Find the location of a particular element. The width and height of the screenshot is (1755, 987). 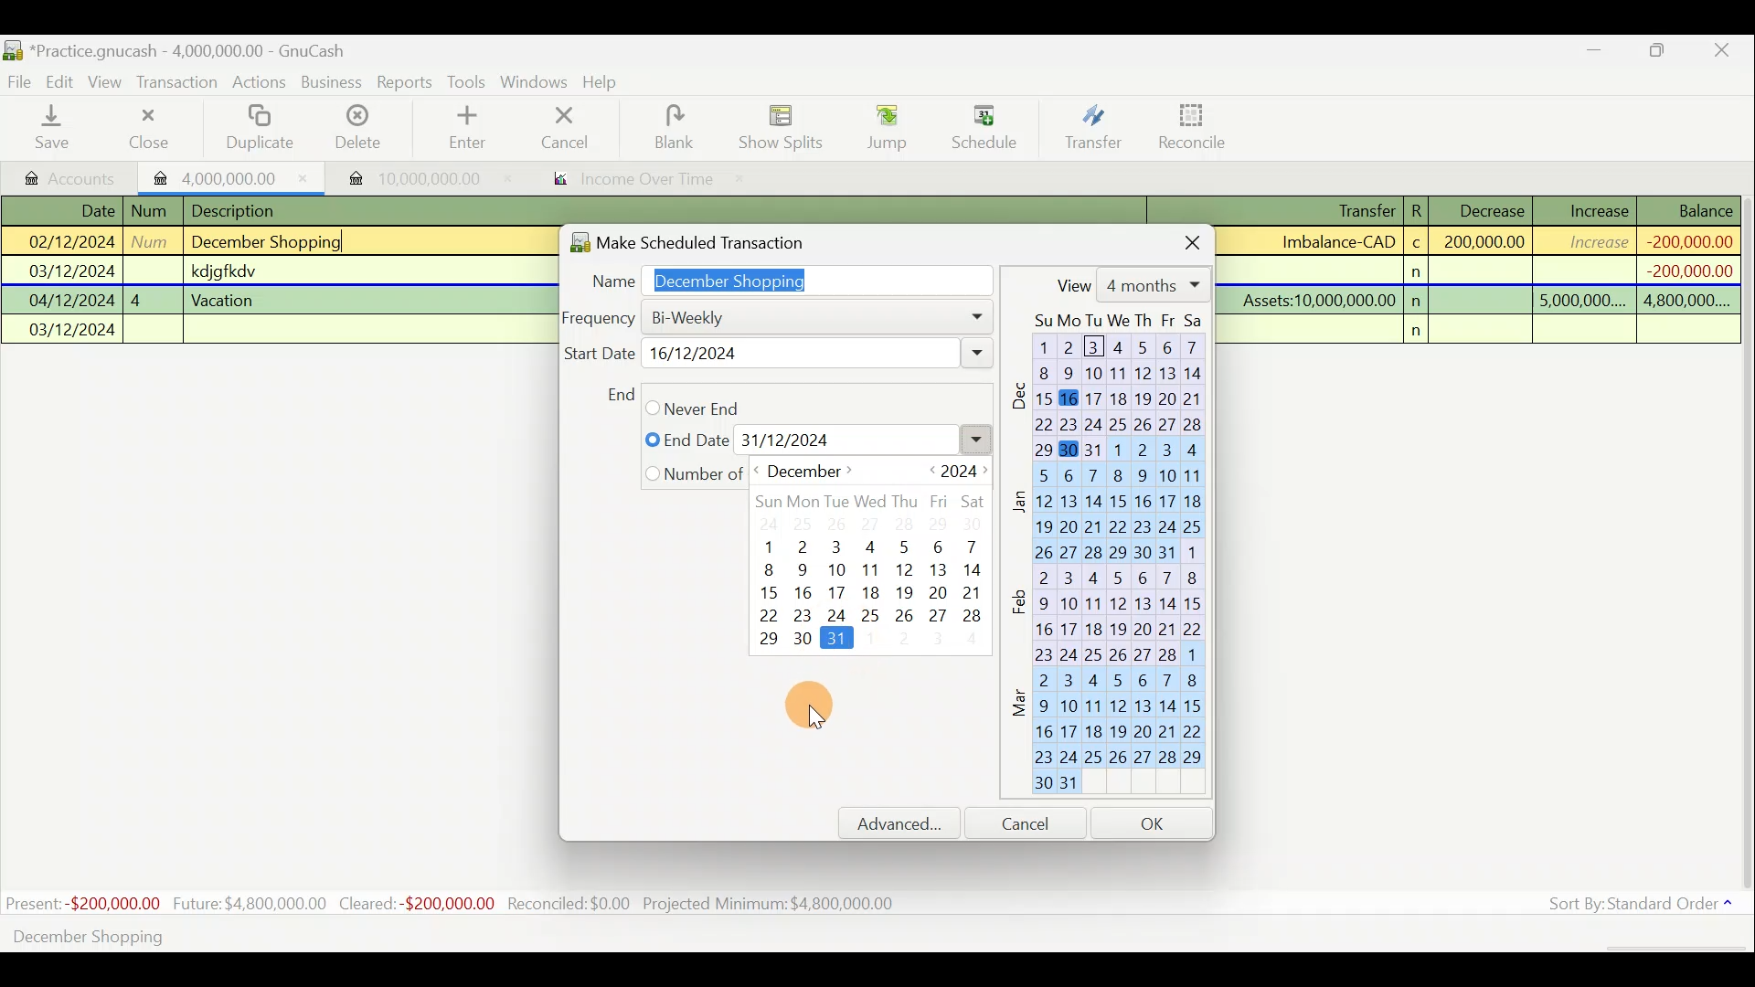

End is located at coordinates (619, 394).